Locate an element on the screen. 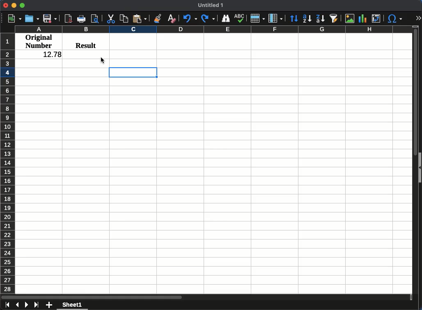 The width and height of the screenshot is (422, 310). ascending is located at coordinates (307, 18).